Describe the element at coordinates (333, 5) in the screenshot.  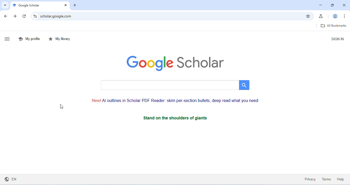
I see `maximize` at that location.